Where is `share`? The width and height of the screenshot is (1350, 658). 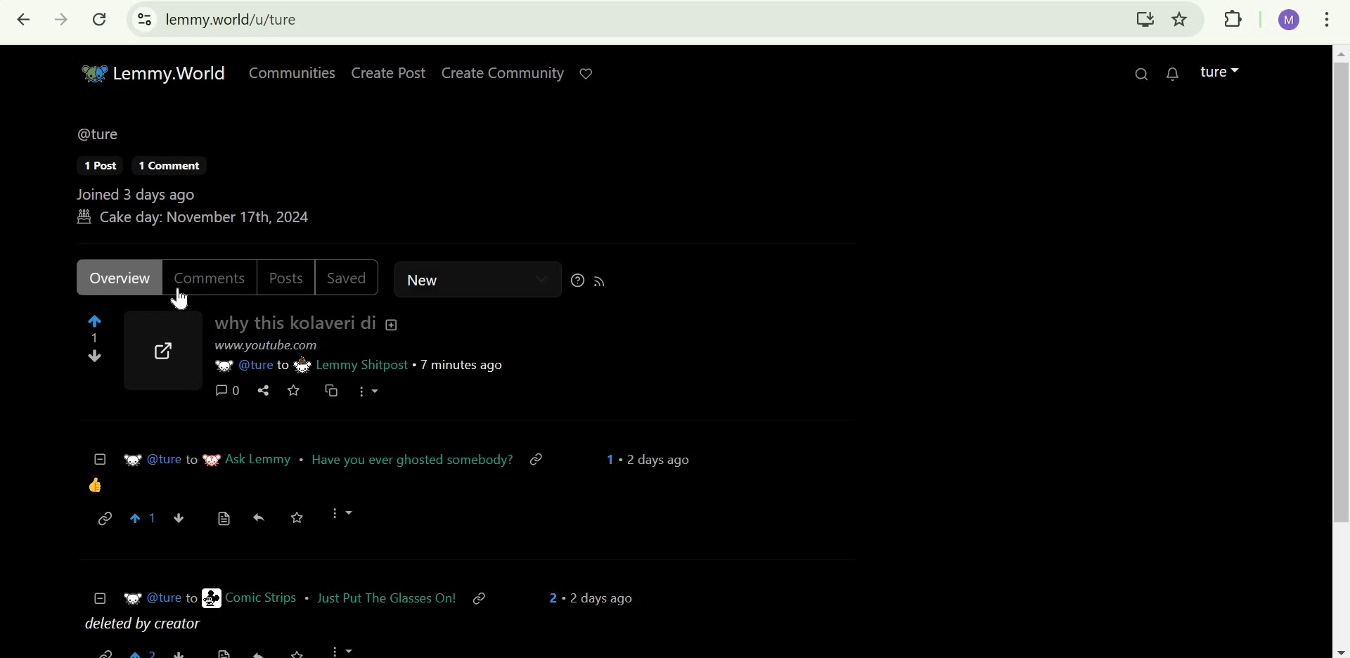 share is located at coordinates (264, 391).